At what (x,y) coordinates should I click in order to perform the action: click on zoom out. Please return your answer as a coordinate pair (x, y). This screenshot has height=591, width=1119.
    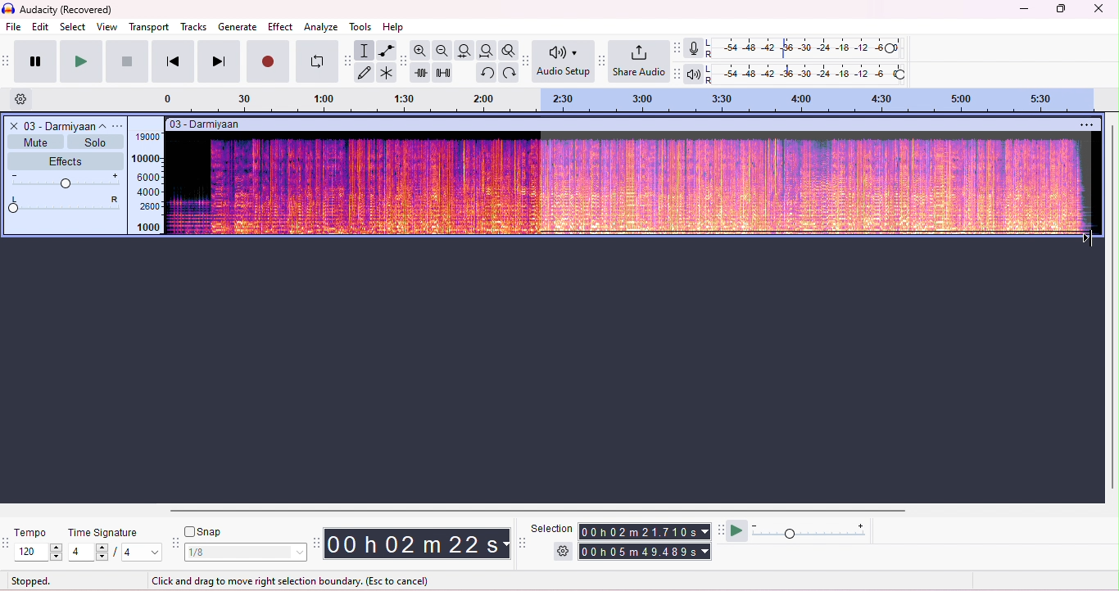
    Looking at the image, I should click on (443, 50).